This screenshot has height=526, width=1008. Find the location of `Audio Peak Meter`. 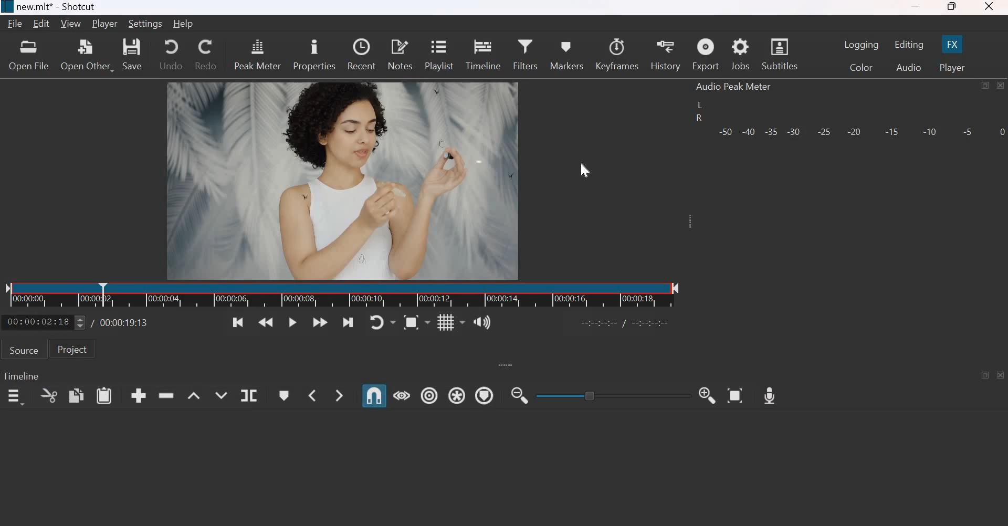

Audio Peak Meter is located at coordinates (736, 87).